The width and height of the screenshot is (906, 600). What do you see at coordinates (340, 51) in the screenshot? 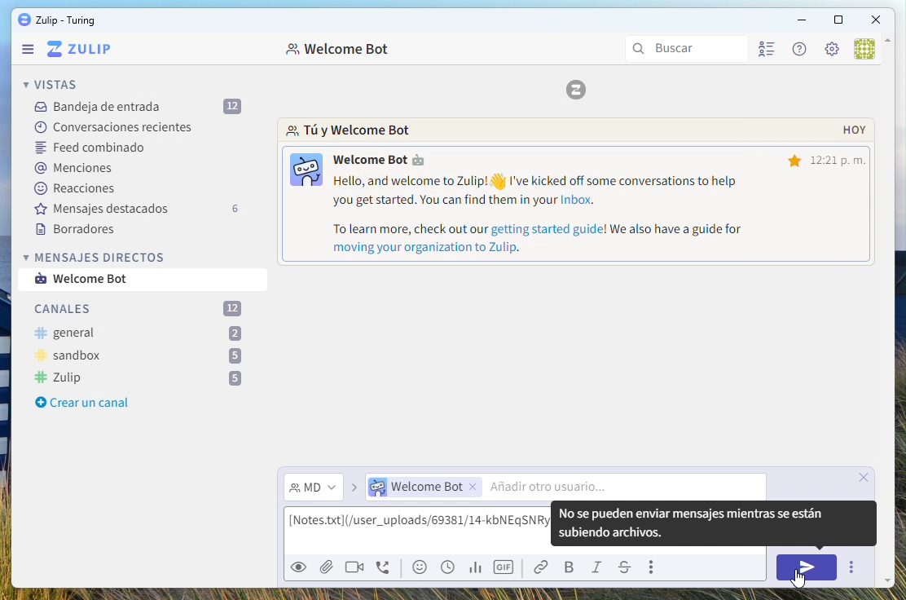
I see `Chat name` at bounding box center [340, 51].